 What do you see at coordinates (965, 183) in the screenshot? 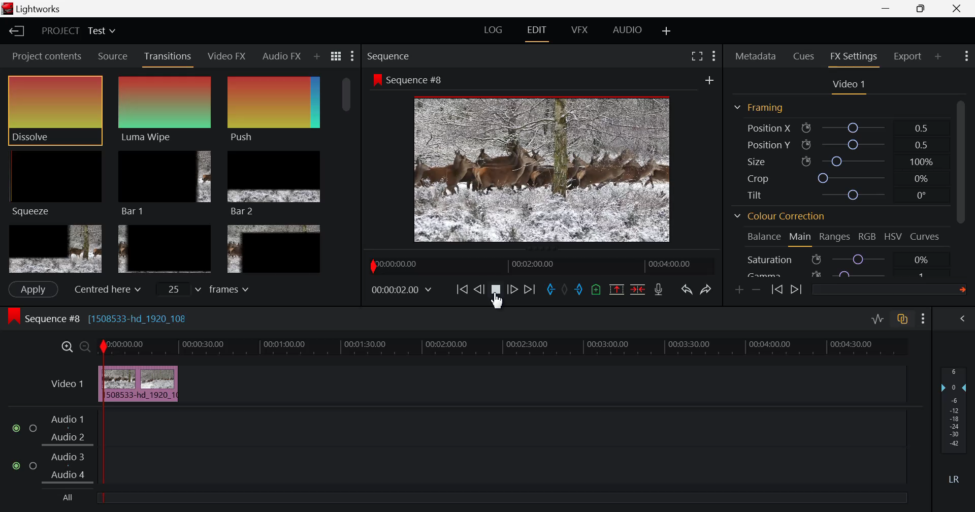
I see `Scroll Bar` at bounding box center [965, 183].